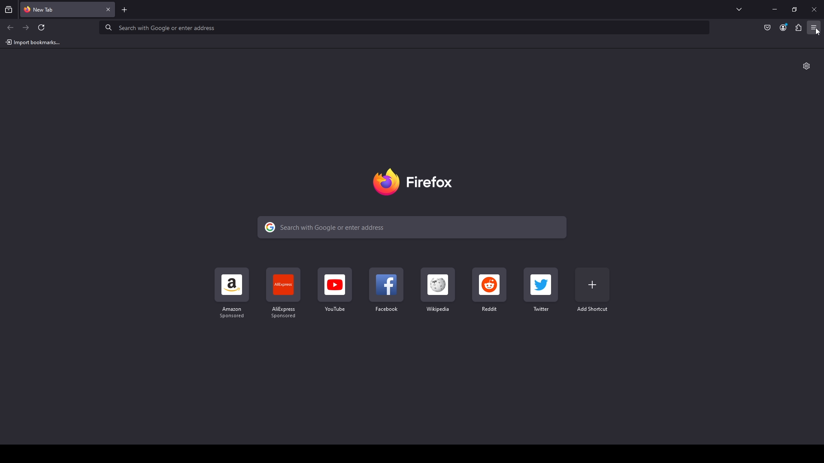  Describe the element at coordinates (233, 293) in the screenshot. I see `Amazon sponsored` at that location.